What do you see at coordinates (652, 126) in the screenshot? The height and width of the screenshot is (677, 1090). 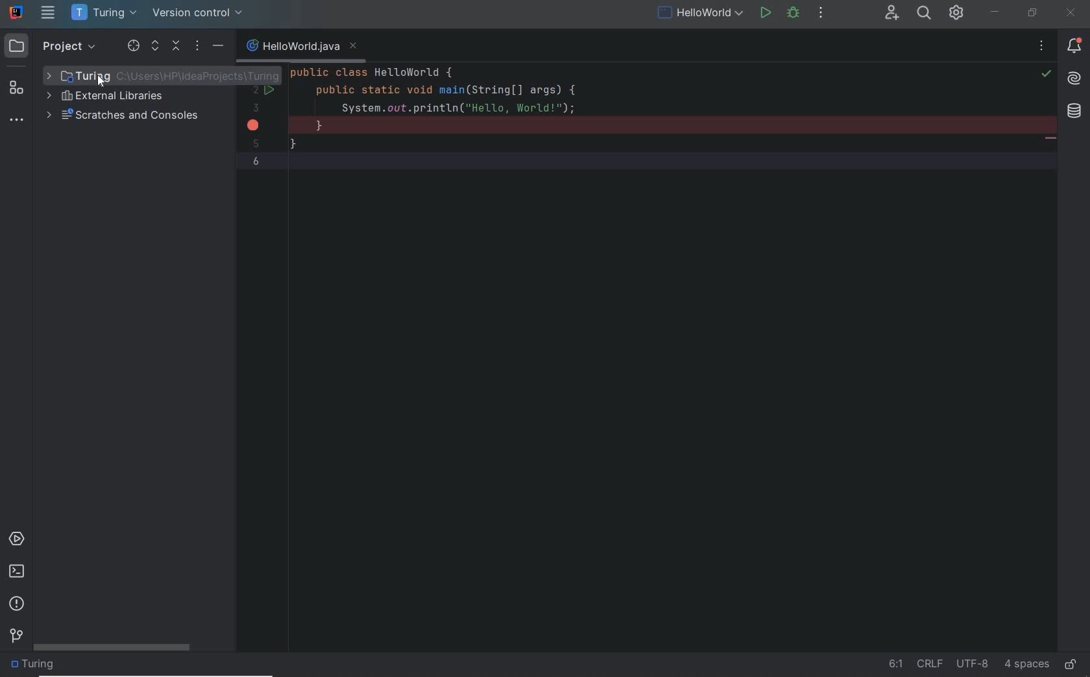 I see `codes` at bounding box center [652, 126].